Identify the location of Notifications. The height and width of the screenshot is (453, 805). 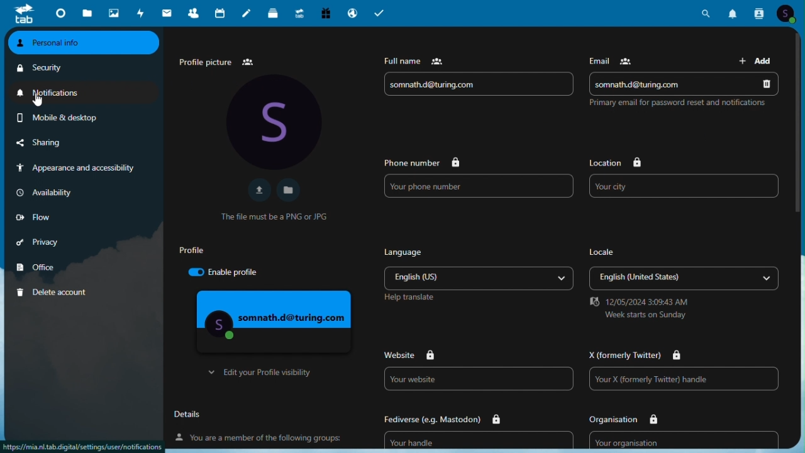
(80, 92).